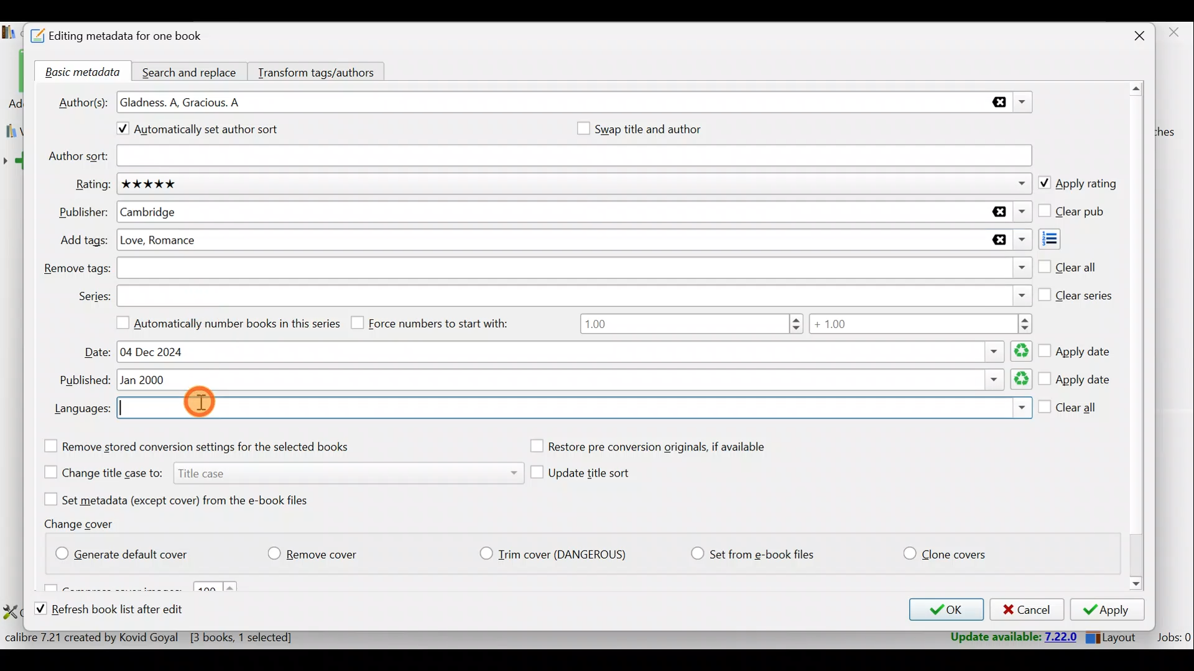  I want to click on Close, so click(1133, 37).